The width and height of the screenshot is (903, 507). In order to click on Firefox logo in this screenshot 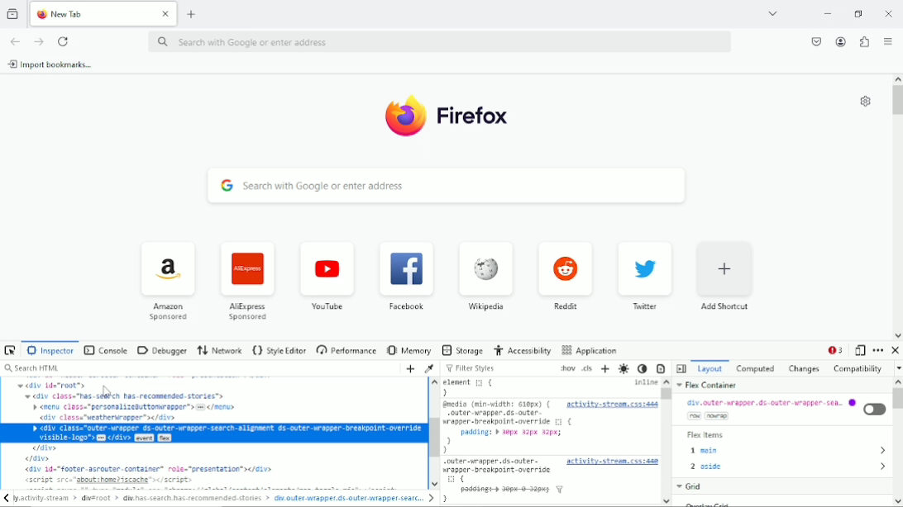, I will do `click(401, 118)`.